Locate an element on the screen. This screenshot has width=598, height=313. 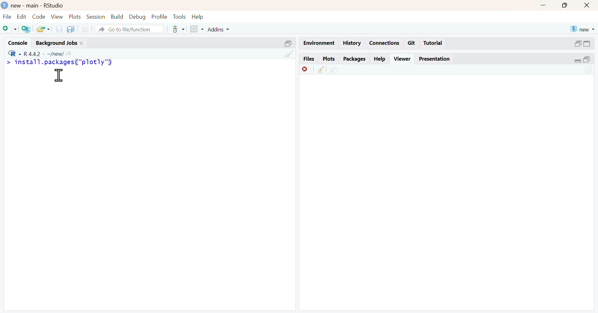
empty area is located at coordinates (450, 194).